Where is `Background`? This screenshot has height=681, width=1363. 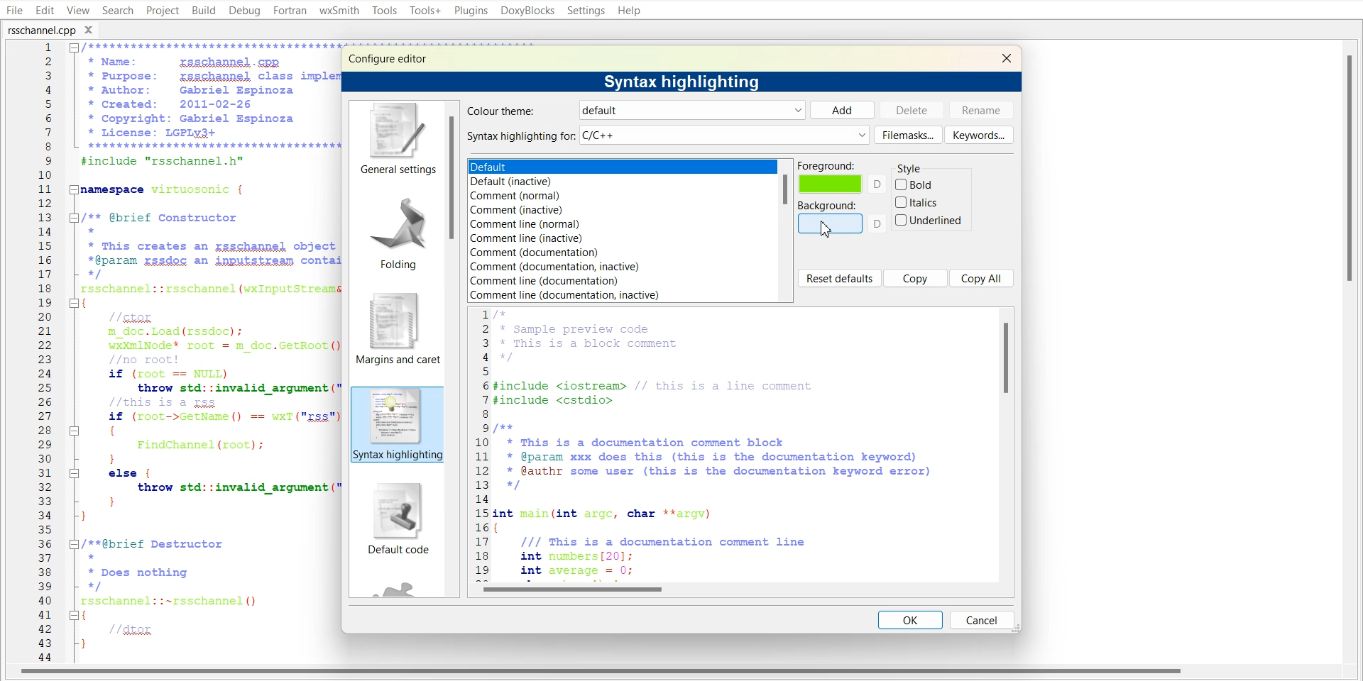 Background is located at coordinates (842, 217).